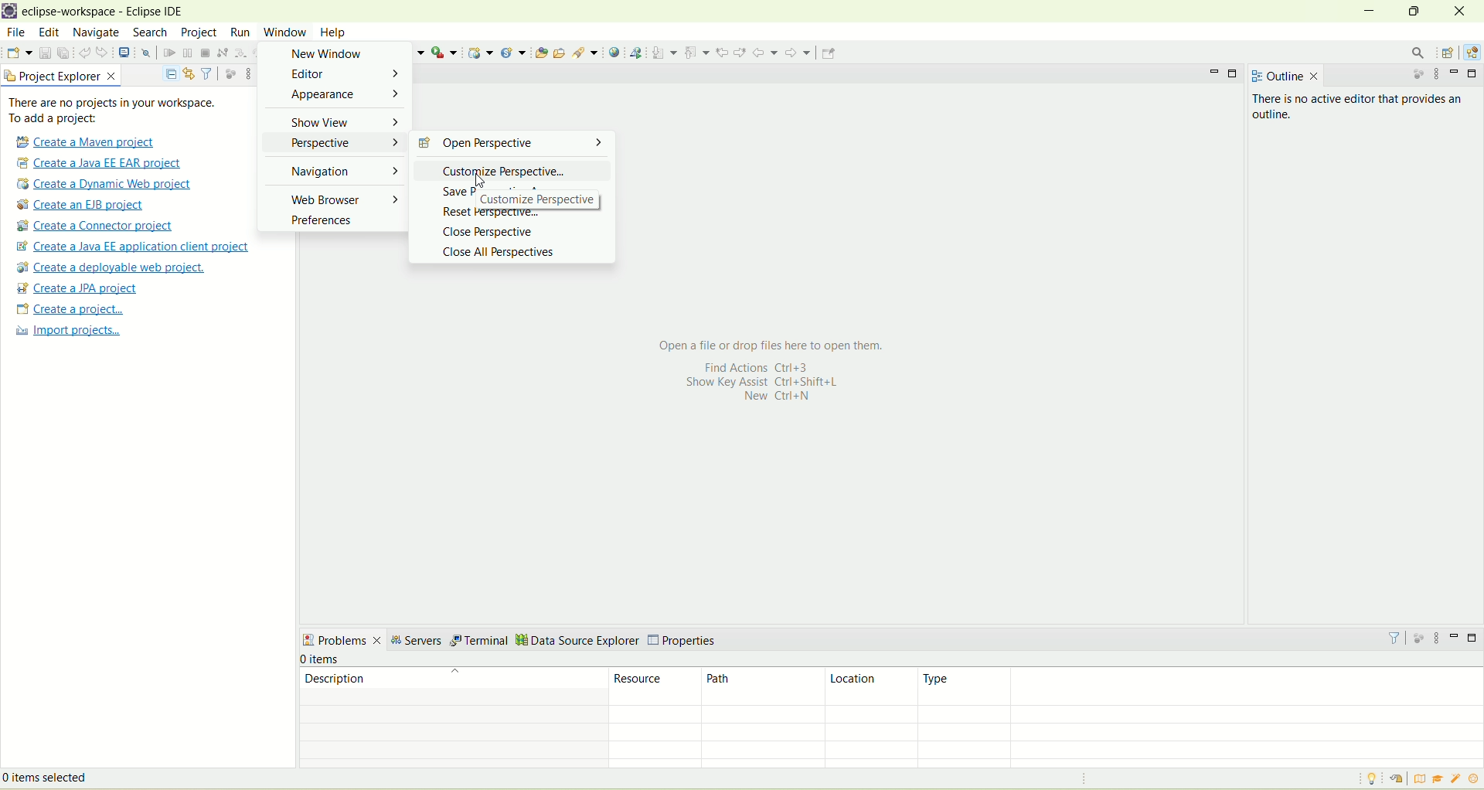 The width and height of the screenshot is (1484, 790). What do you see at coordinates (479, 641) in the screenshot?
I see `terminal` at bounding box center [479, 641].